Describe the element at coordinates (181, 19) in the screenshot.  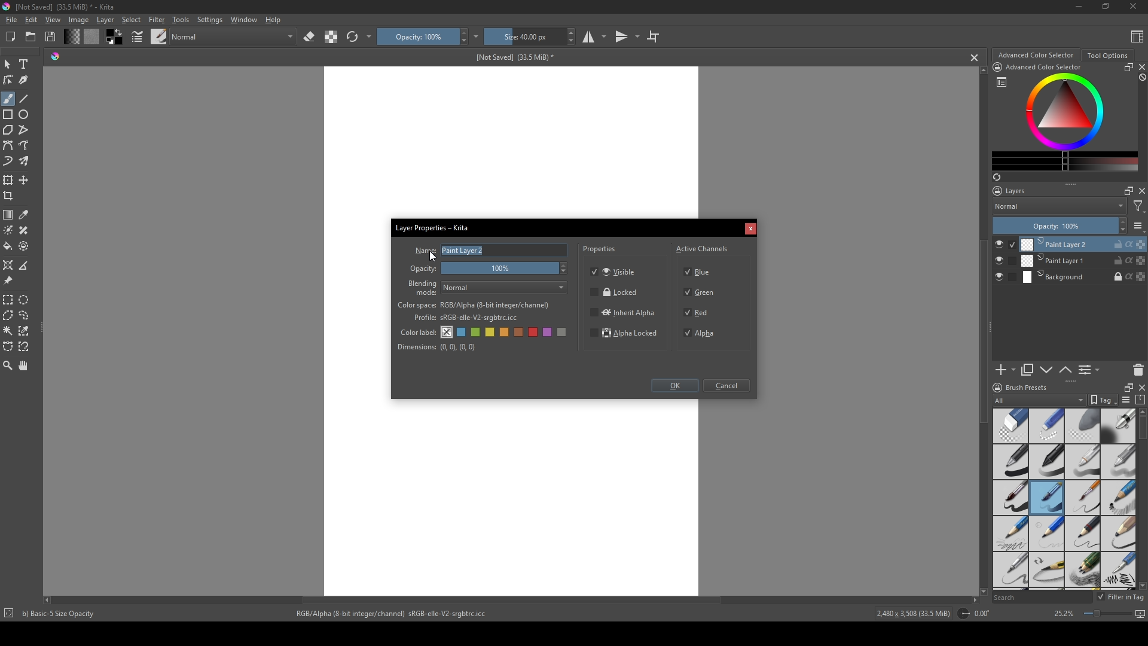
I see `Tools` at that location.